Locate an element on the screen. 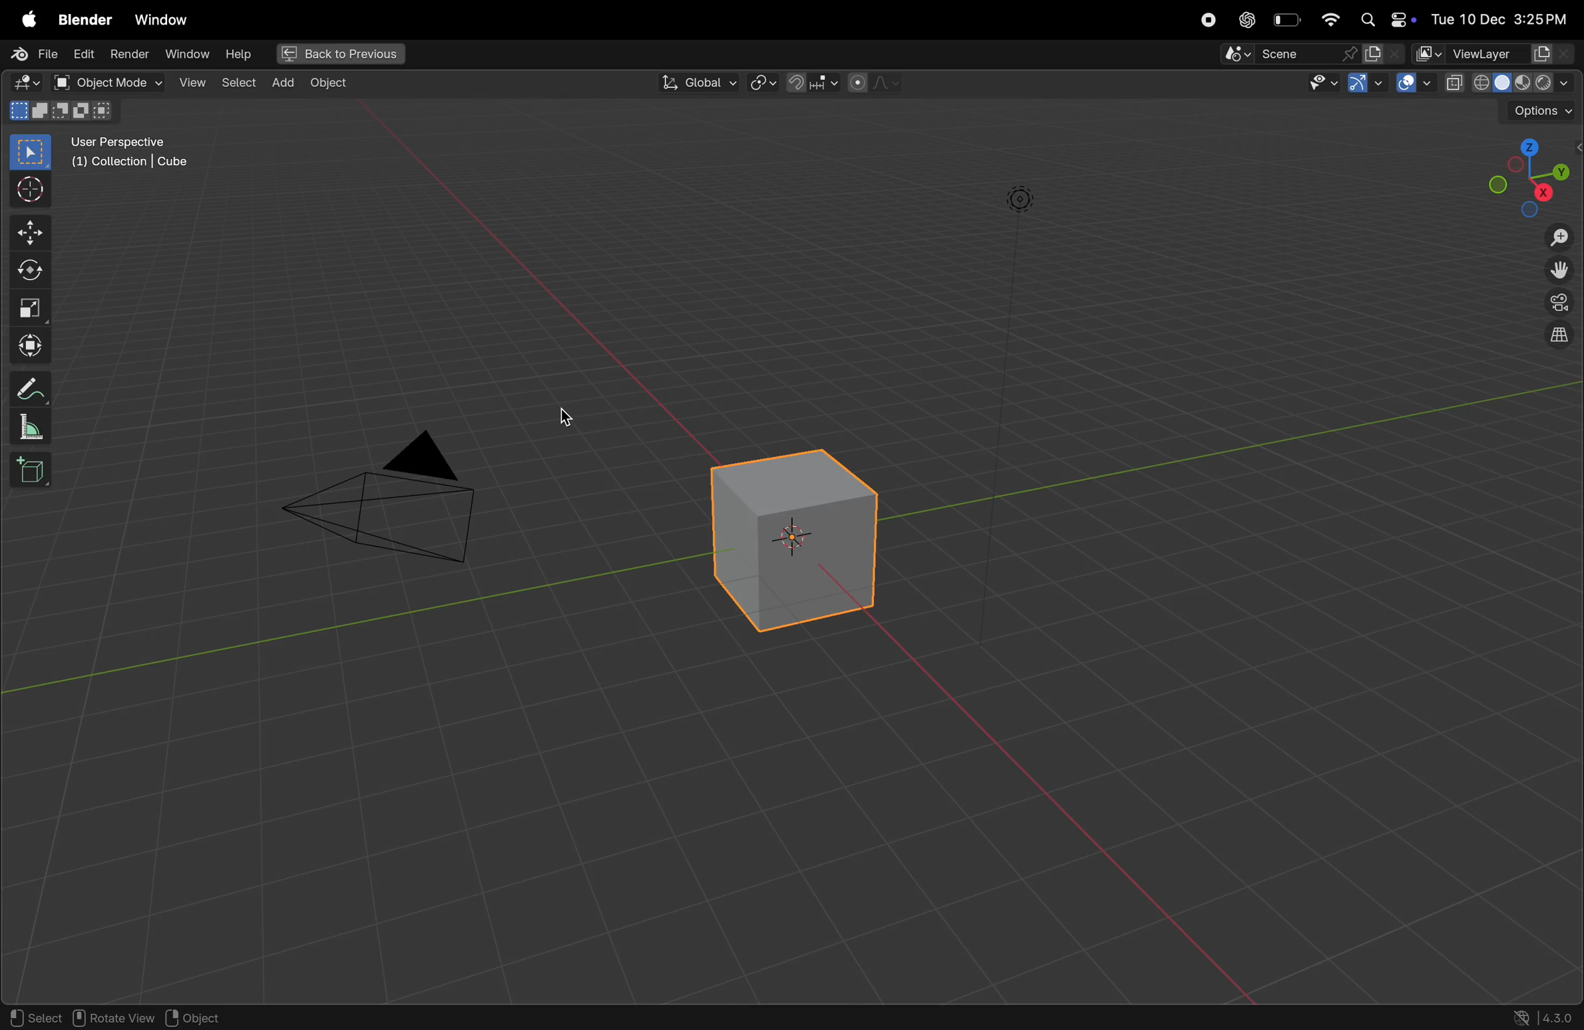  Show system preferences  "Network" panel to allow online access is located at coordinates (1522, 1017).